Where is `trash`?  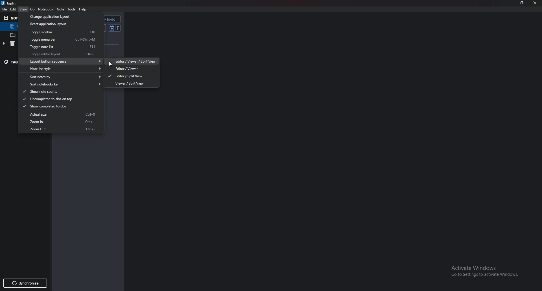 trash is located at coordinates (10, 44).